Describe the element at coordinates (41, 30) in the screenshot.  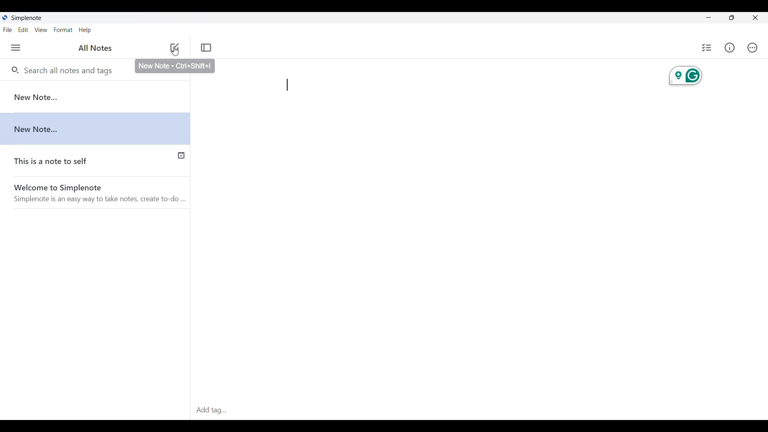
I see `View` at that location.